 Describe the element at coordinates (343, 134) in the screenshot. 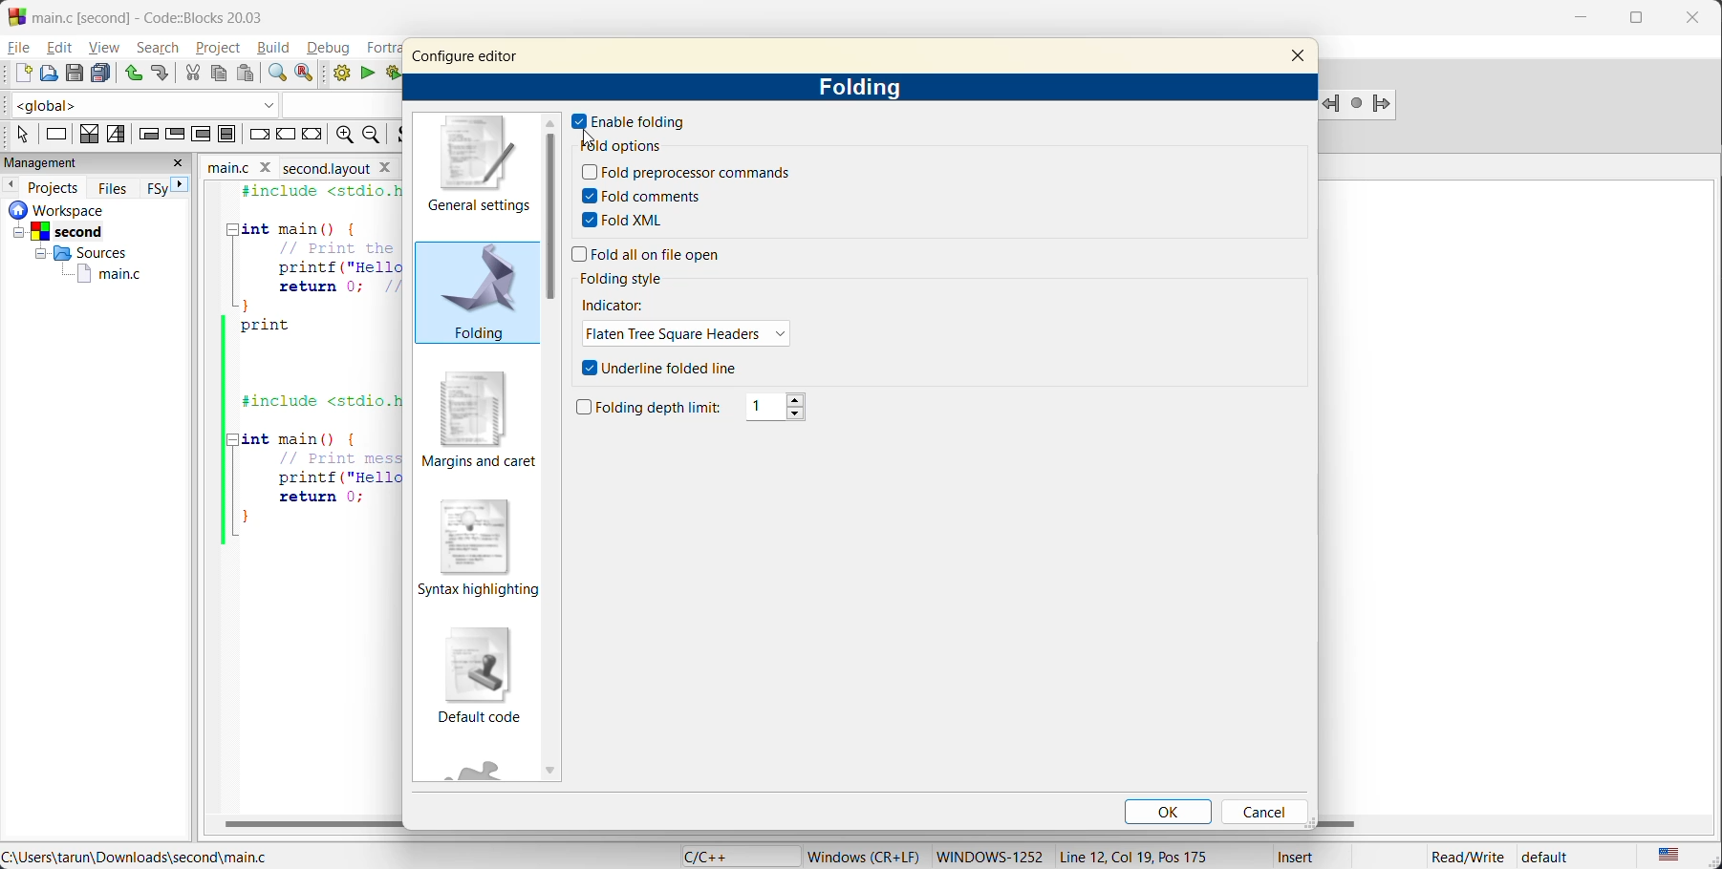

I see `zoom in` at that location.